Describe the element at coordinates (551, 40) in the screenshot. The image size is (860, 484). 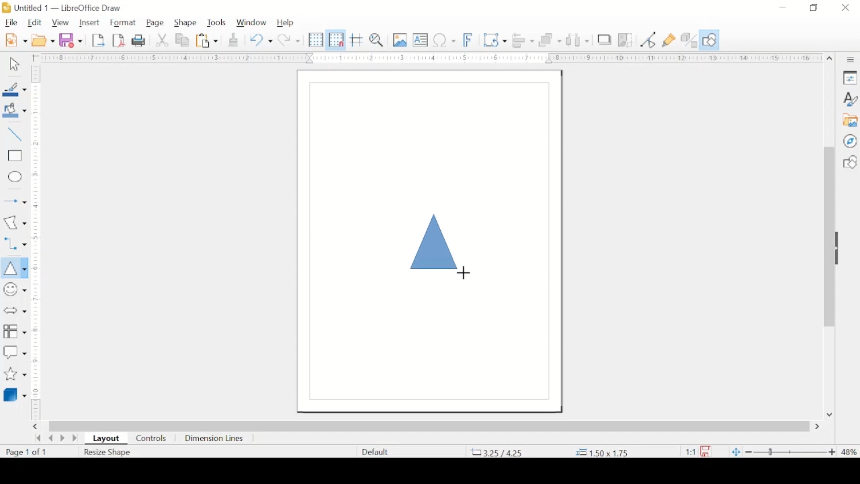
I see `arrange` at that location.